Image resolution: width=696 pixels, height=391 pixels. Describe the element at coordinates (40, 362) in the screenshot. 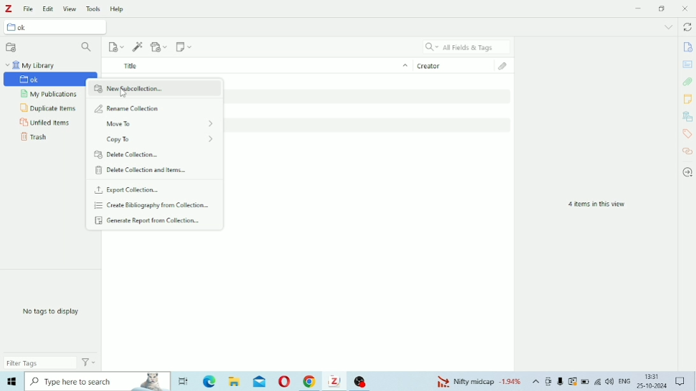

I see `Filter Tags` at that location.